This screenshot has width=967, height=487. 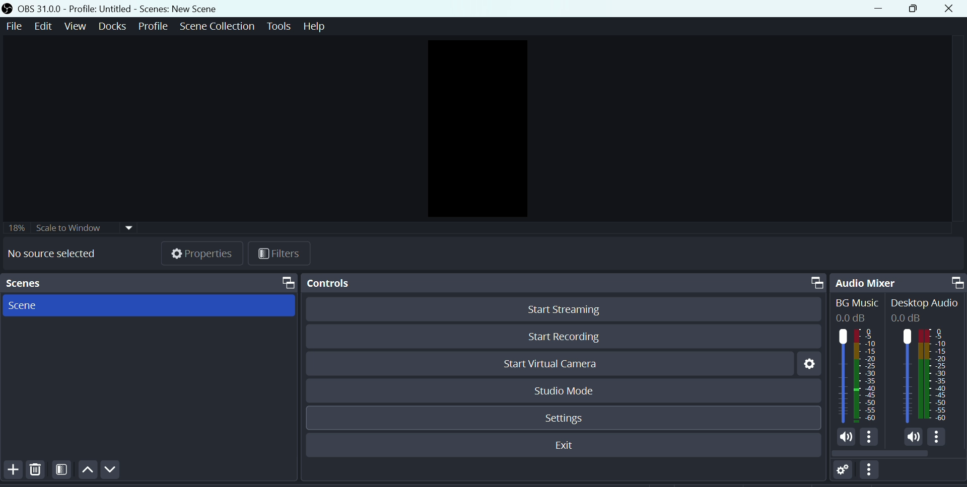 I want to click on View, so click(x=75, y=26).